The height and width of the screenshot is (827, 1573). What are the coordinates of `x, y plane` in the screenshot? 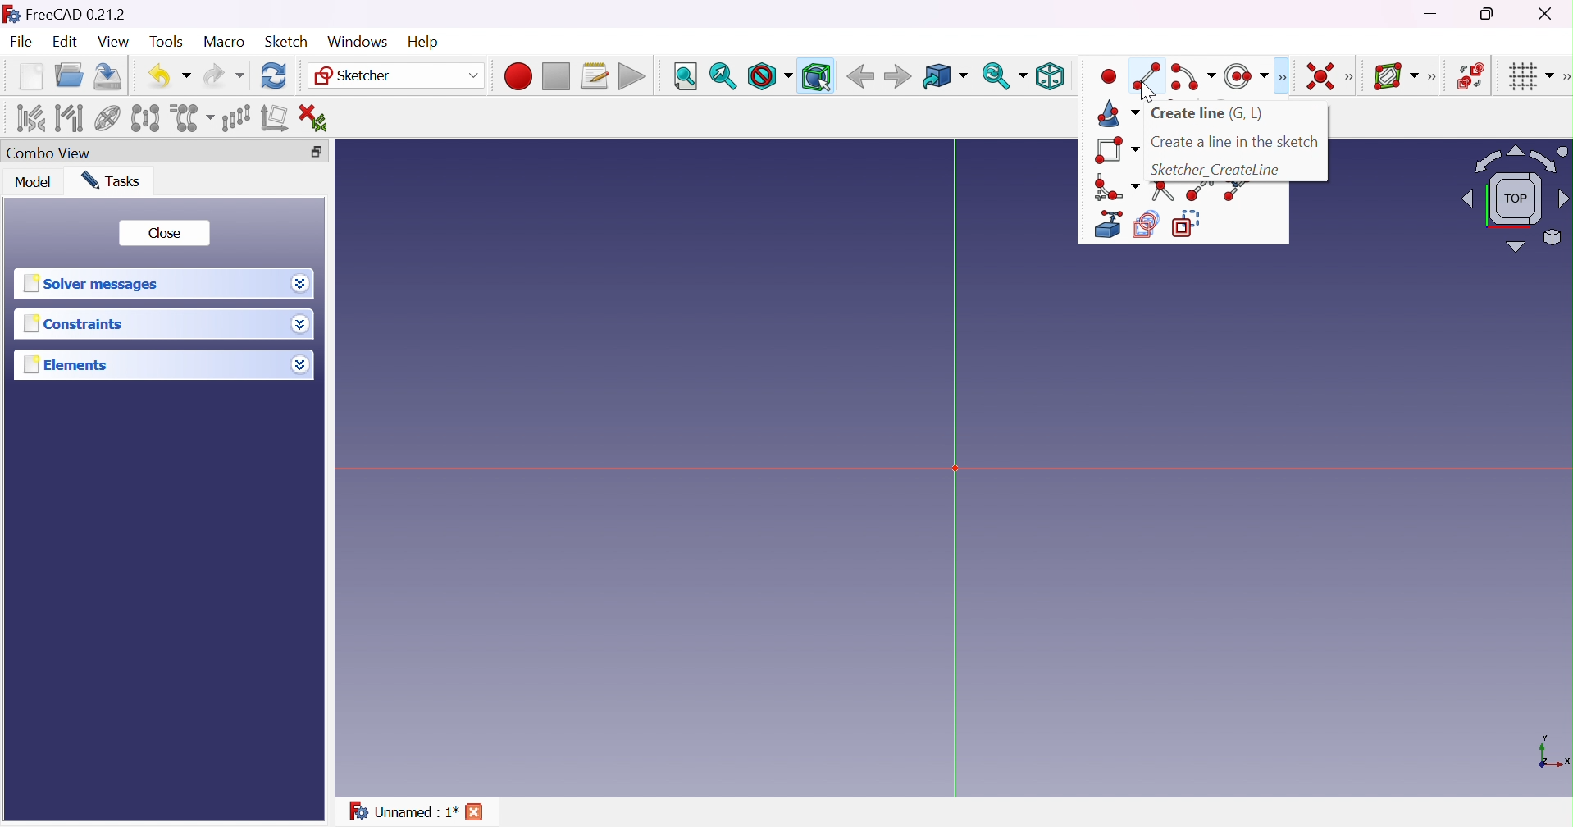 It's located at (1553, 753).